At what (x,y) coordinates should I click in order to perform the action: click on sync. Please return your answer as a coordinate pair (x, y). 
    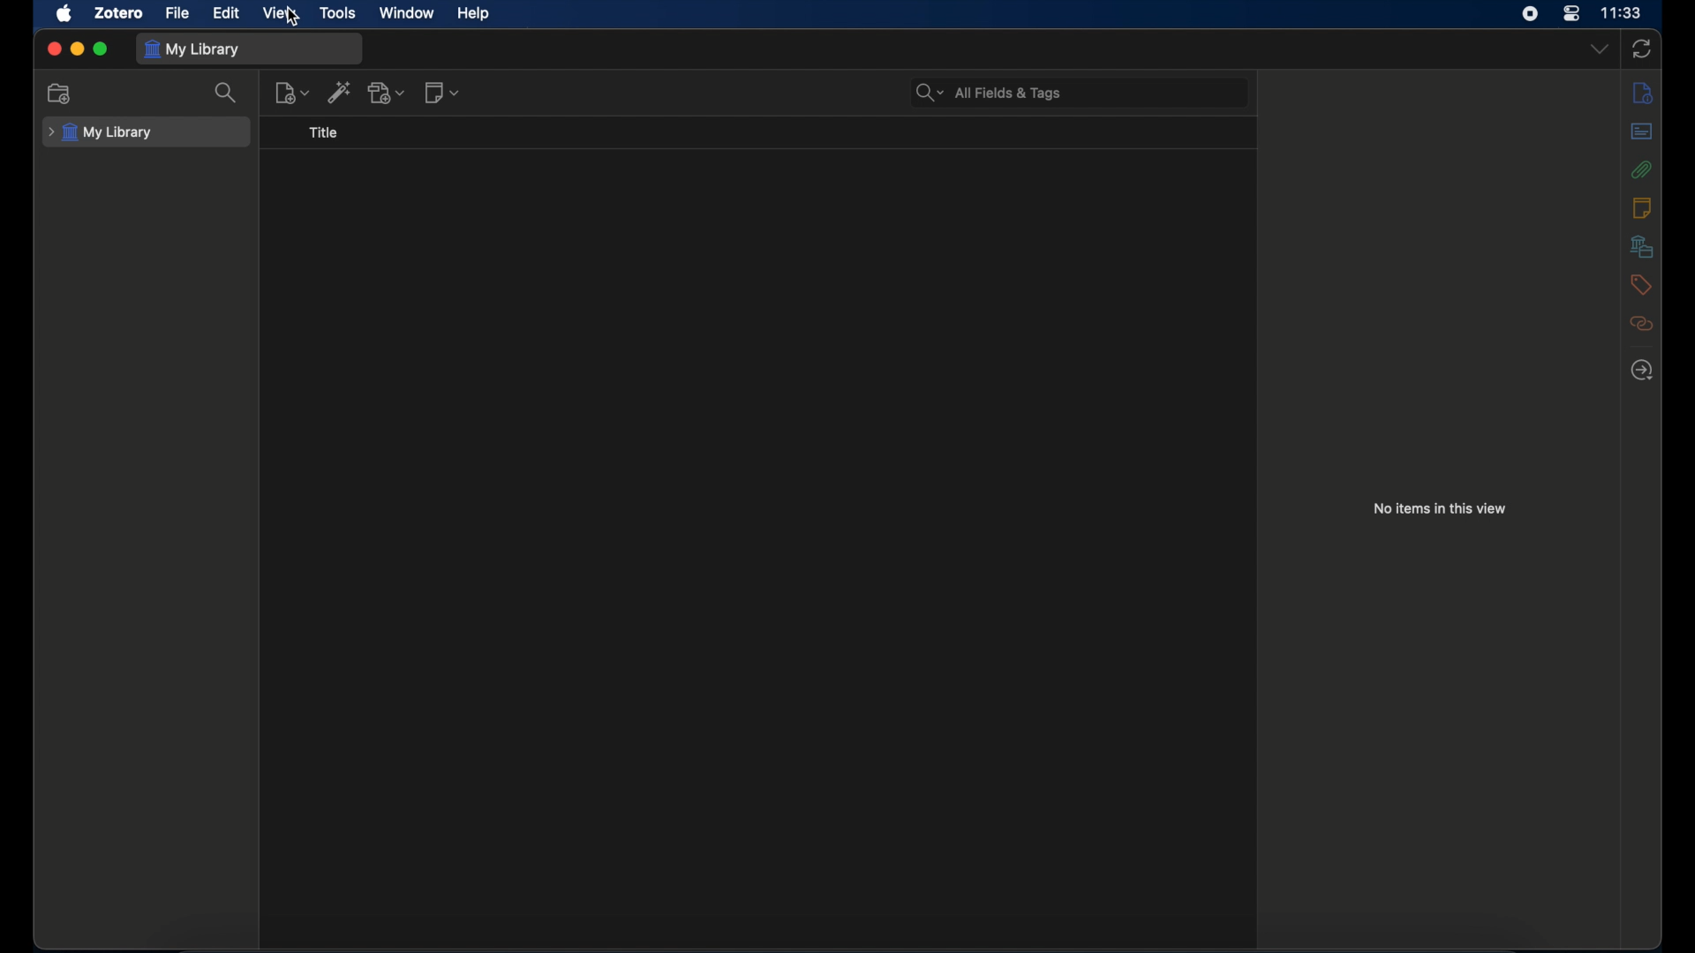
    Looking at the image, I should click on (1641, 49).